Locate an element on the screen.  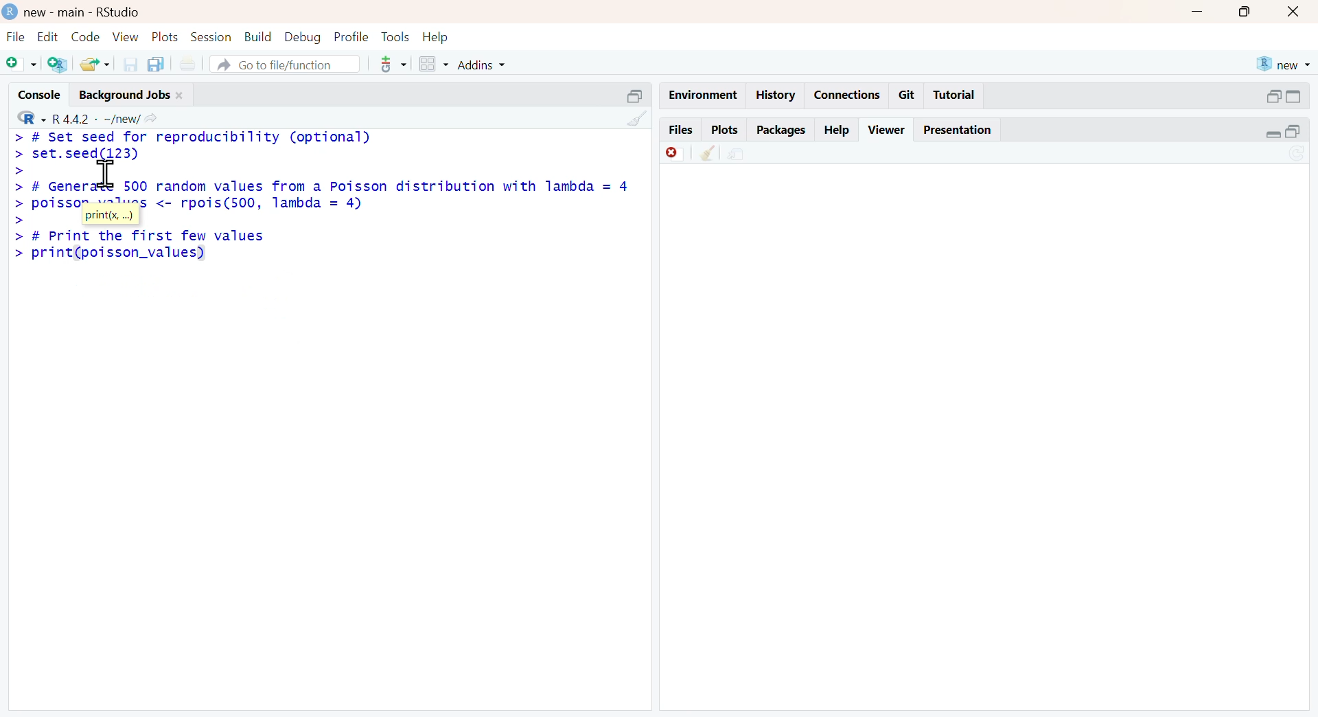
print is located at coordinates (189, 62).